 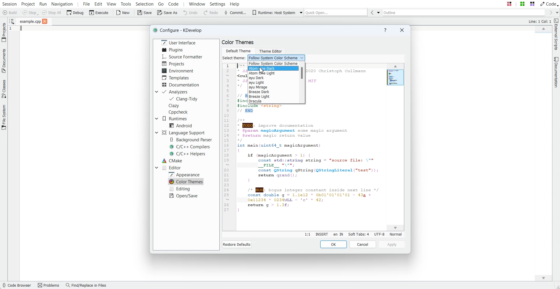 What do you see at coordinates (272, 13) in the screenshot?
I see `Runtime: Host System` at bounding box center [272, 13].